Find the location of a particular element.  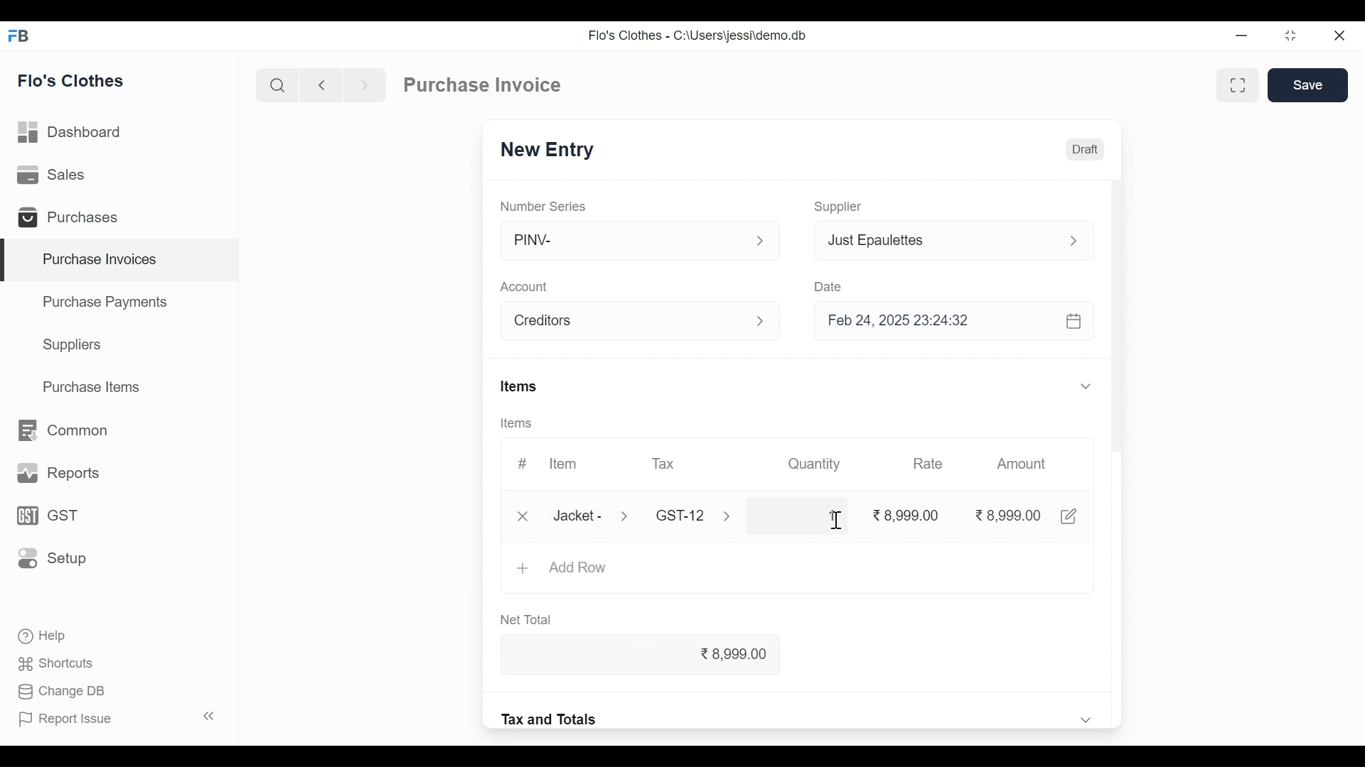

Supplier is located at coordinates (841, 207).